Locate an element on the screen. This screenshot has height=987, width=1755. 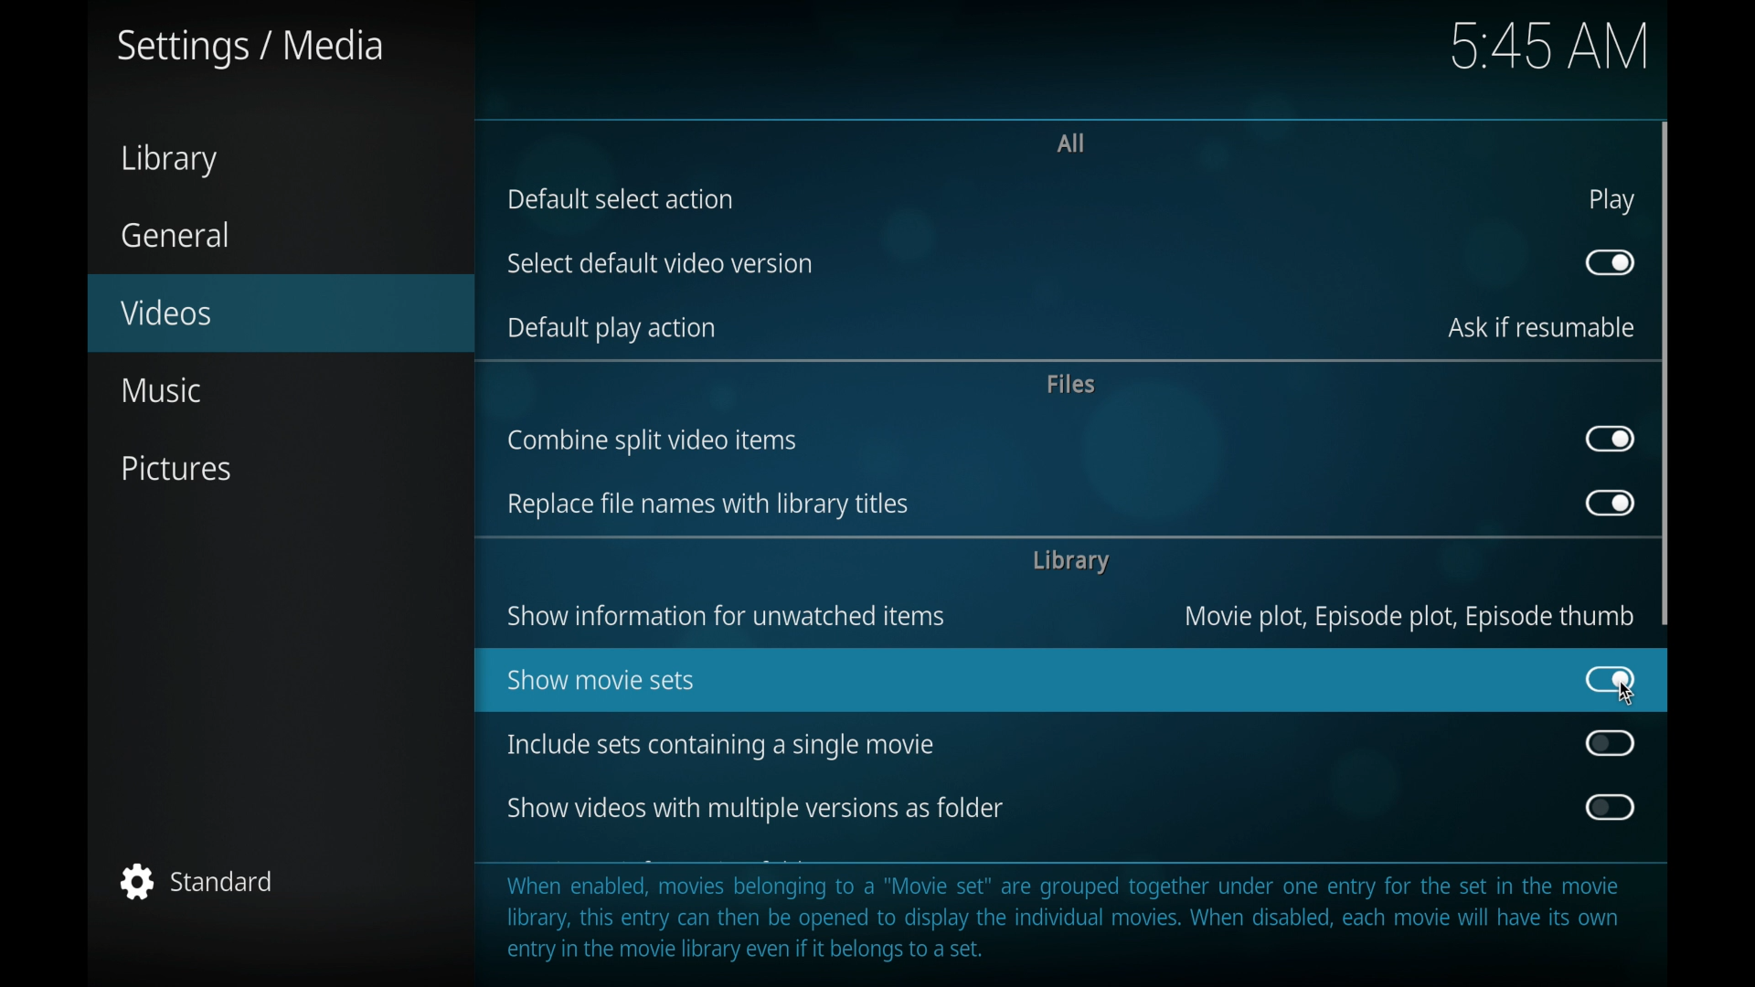
show videos is located at coordinates (755, 809).